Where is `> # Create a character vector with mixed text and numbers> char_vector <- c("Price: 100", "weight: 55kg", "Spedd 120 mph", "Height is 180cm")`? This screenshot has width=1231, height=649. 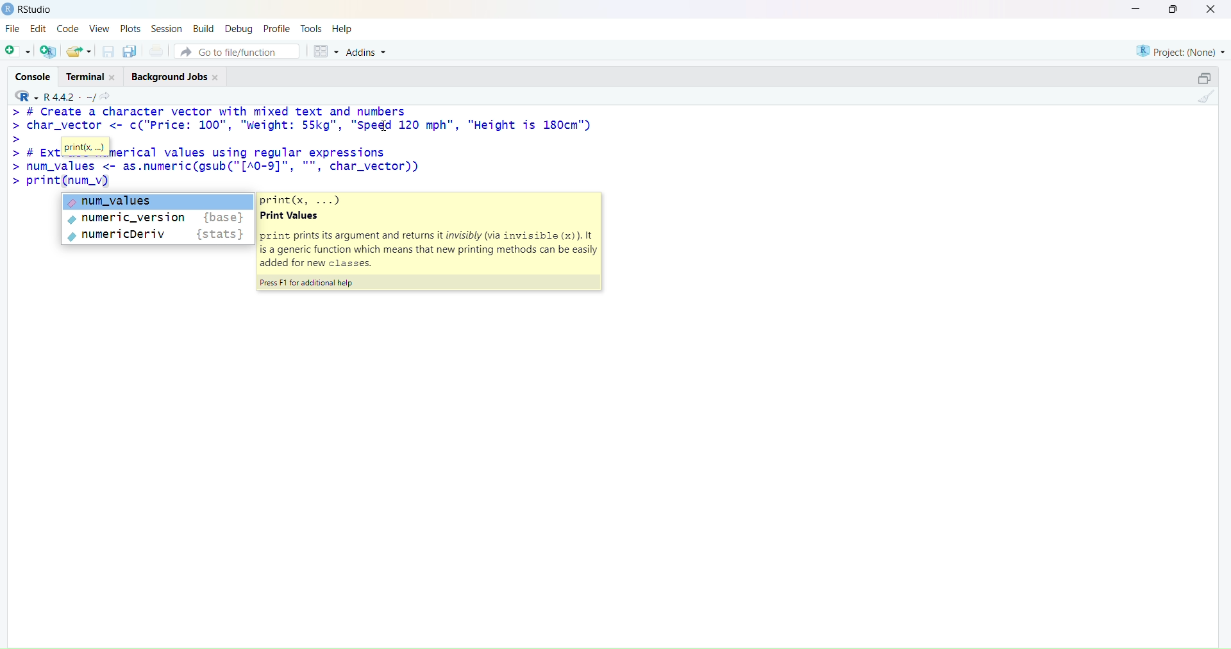 > # Create a character vector with mixed text and numbers> char_vector <- c("Price: 100", "weight: 55kg", "Spedd 120 mph", "Height is 180cm") is located at coordinates (301, 118).